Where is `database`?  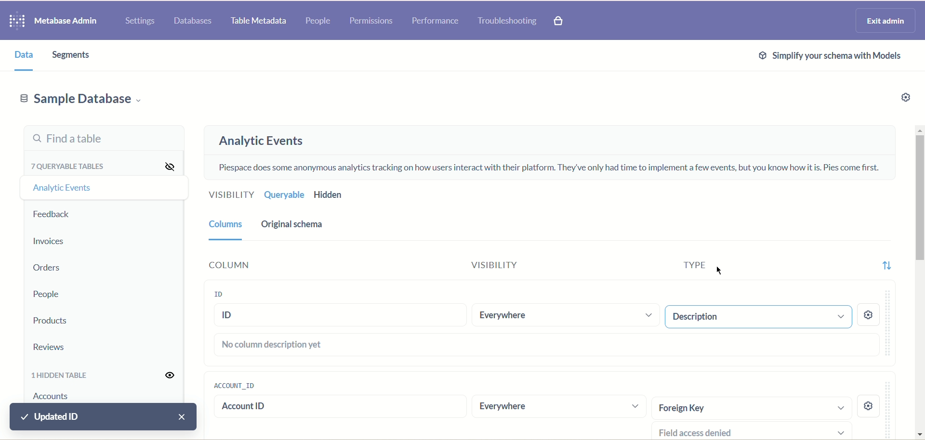
database is located at coordinates (195, 21).